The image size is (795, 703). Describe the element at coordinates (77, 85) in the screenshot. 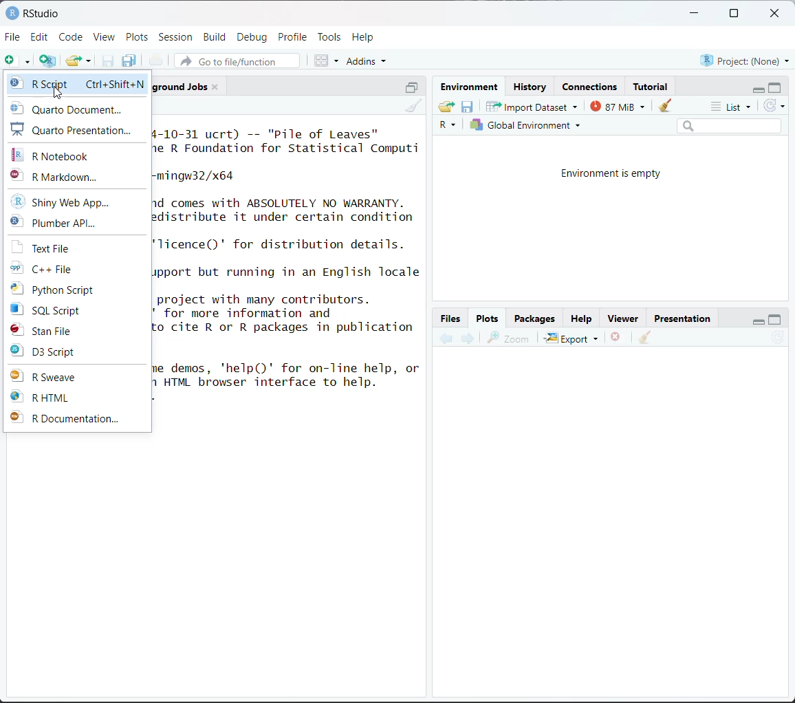

I see `R script  Ctrl+Shift+N` at that location.